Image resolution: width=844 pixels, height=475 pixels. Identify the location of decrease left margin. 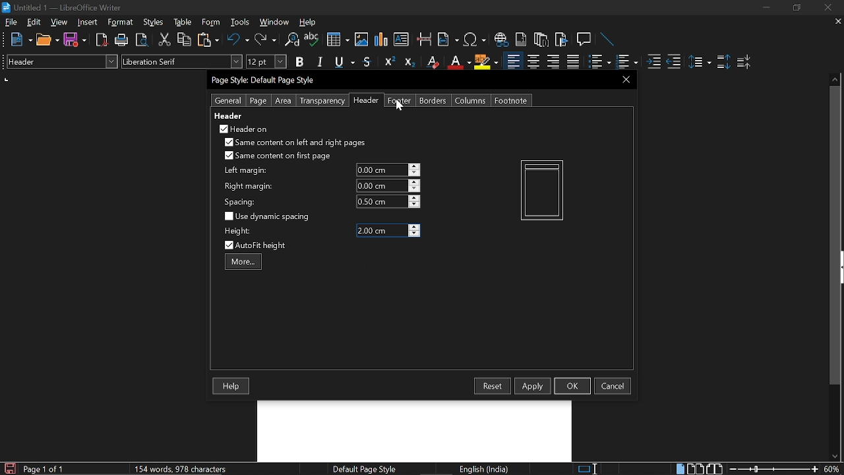
(415, 174).